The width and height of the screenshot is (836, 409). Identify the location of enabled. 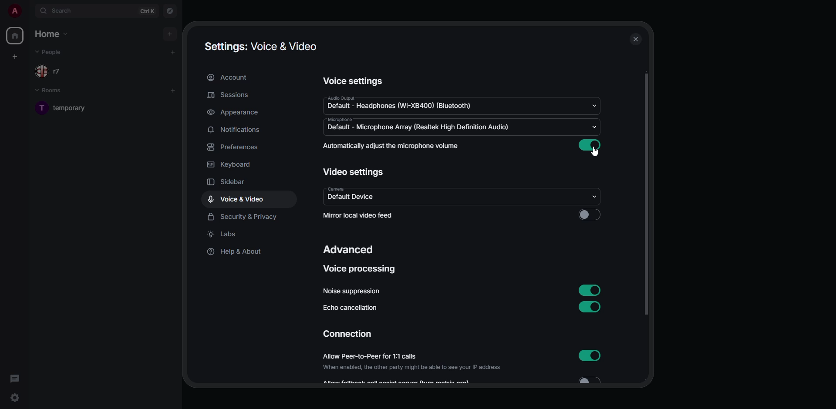
(589, 355).